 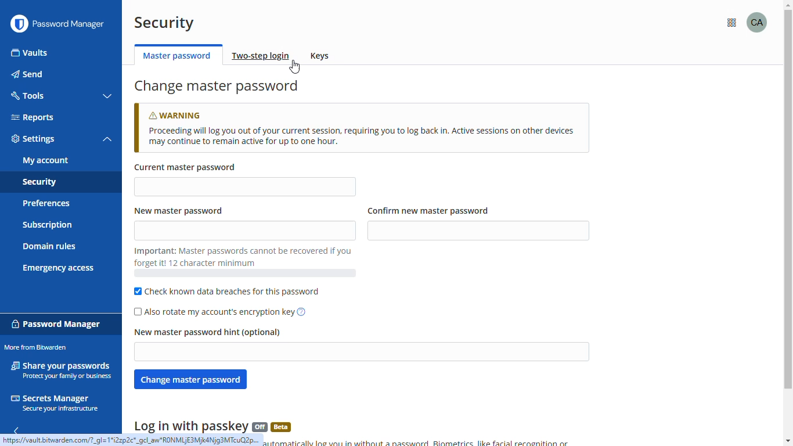 I want to click on toggle collapse, so click(x=107, y=140).